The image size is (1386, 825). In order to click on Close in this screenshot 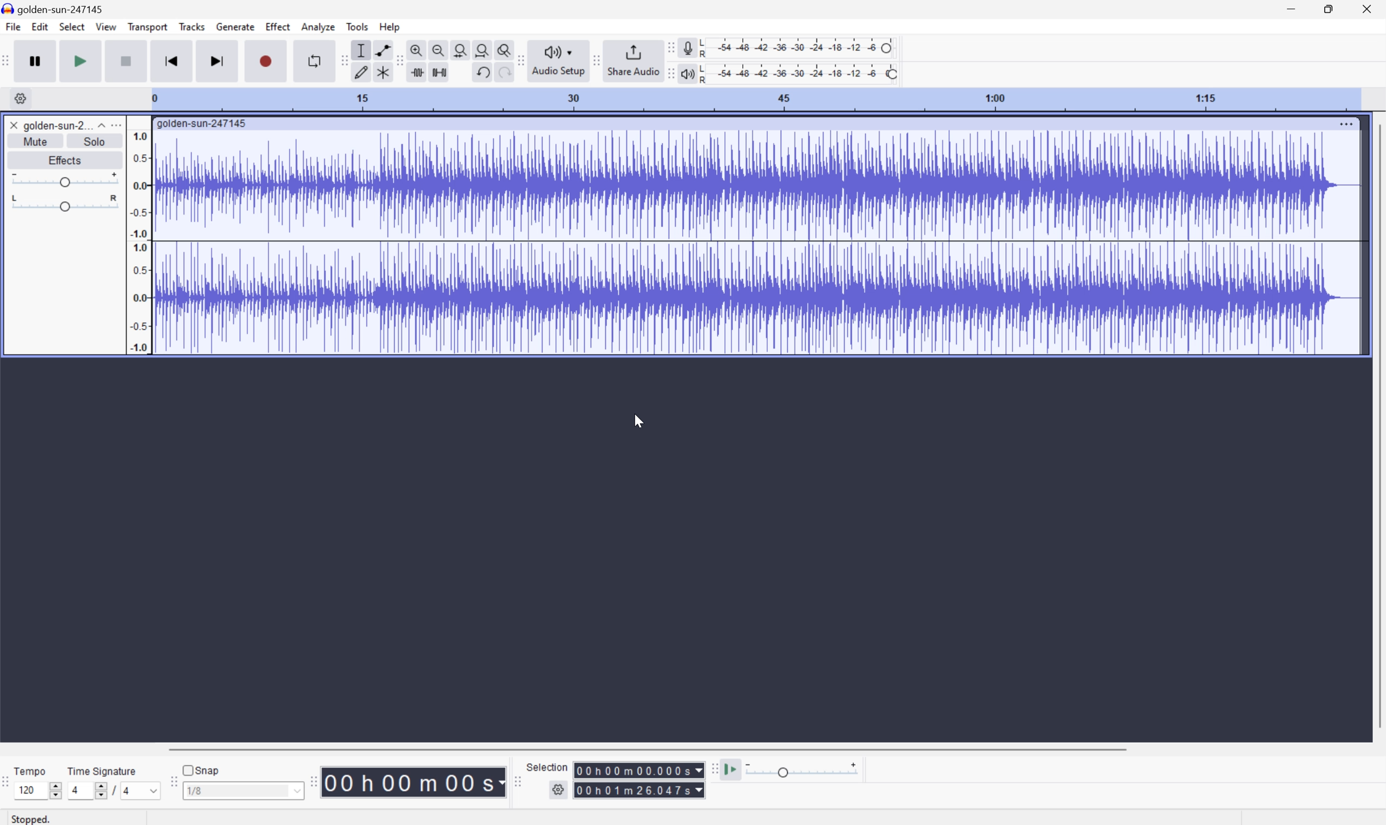, I will do `click(1367, 8)`.